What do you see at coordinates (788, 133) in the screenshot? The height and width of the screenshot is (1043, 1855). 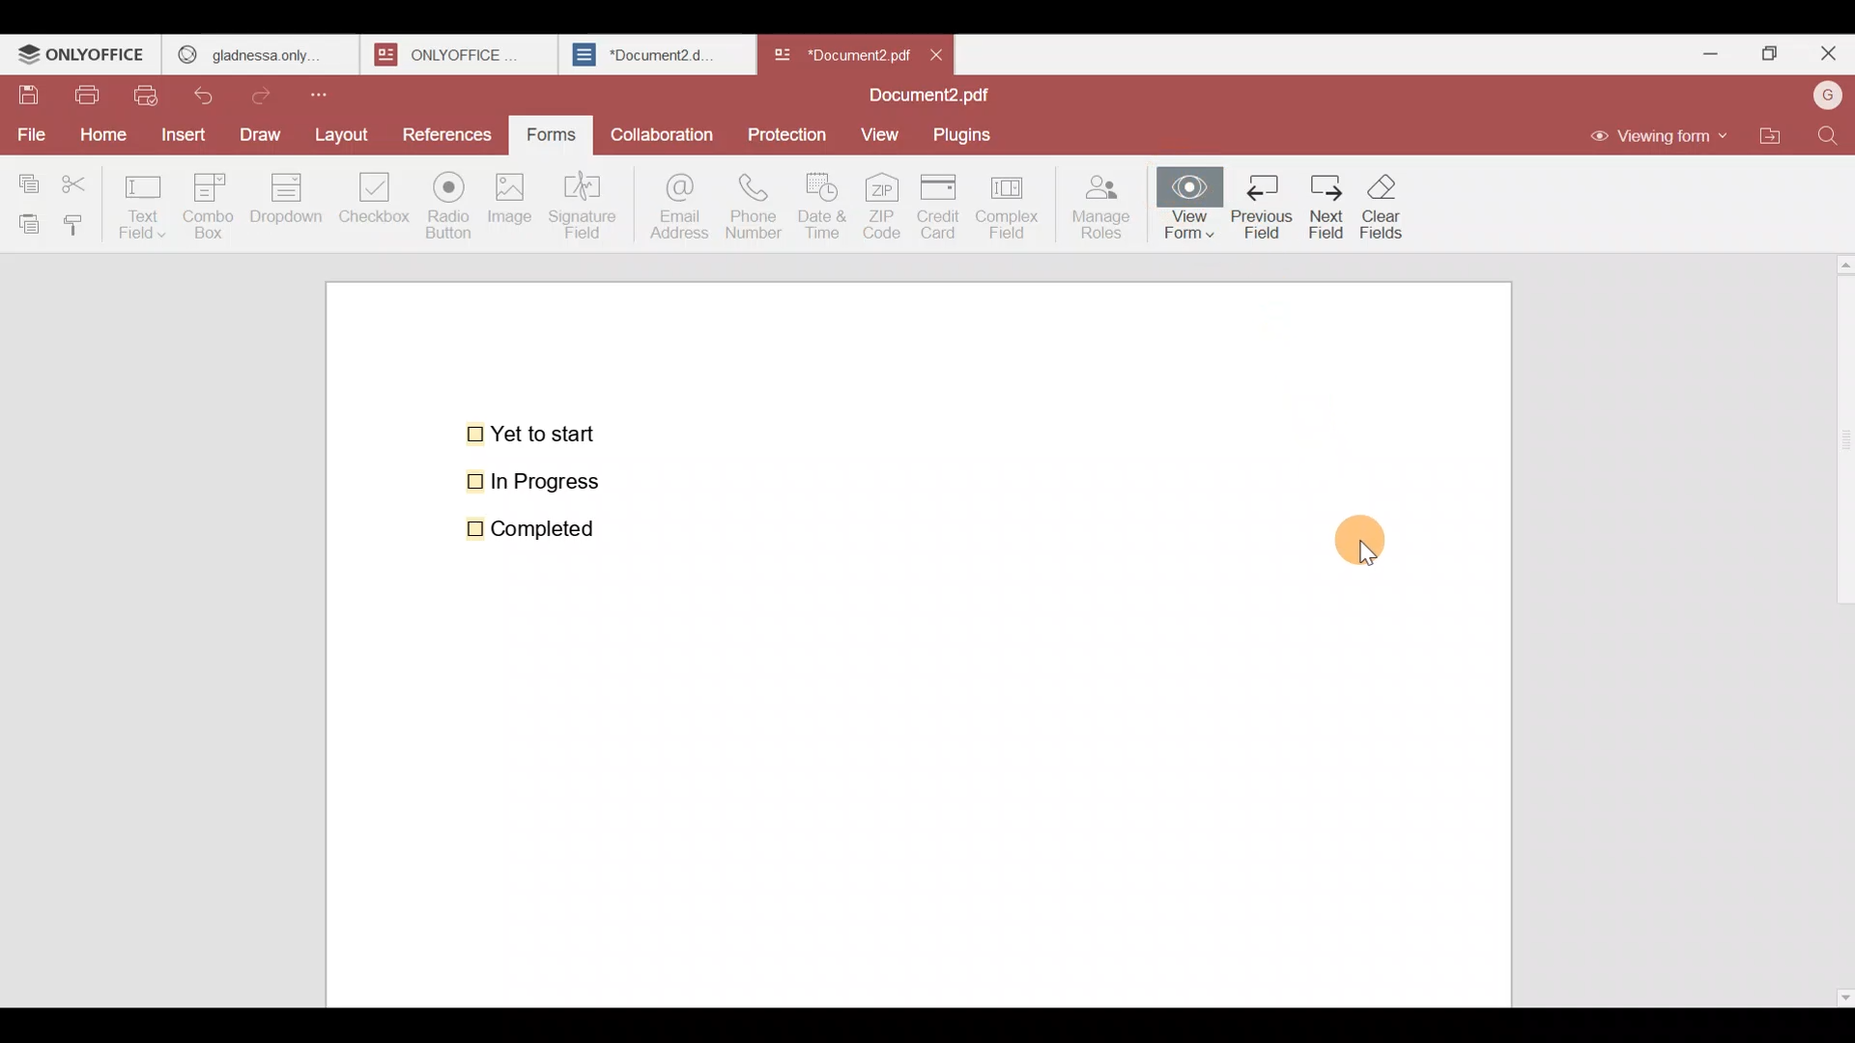 I see `Protection` at bounding box center [788, 133].